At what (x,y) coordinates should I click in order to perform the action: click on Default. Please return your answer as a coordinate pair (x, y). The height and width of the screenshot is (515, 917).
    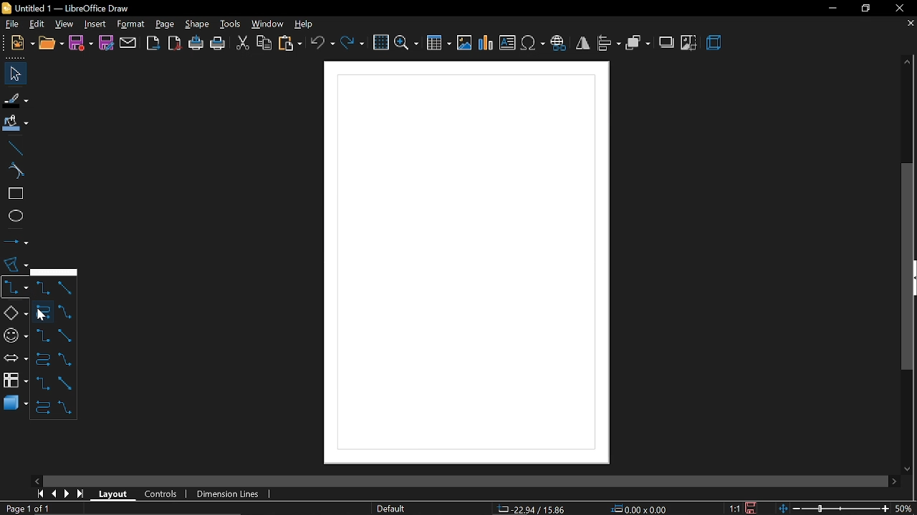
    Looking at the image, I should click on (391, 509).